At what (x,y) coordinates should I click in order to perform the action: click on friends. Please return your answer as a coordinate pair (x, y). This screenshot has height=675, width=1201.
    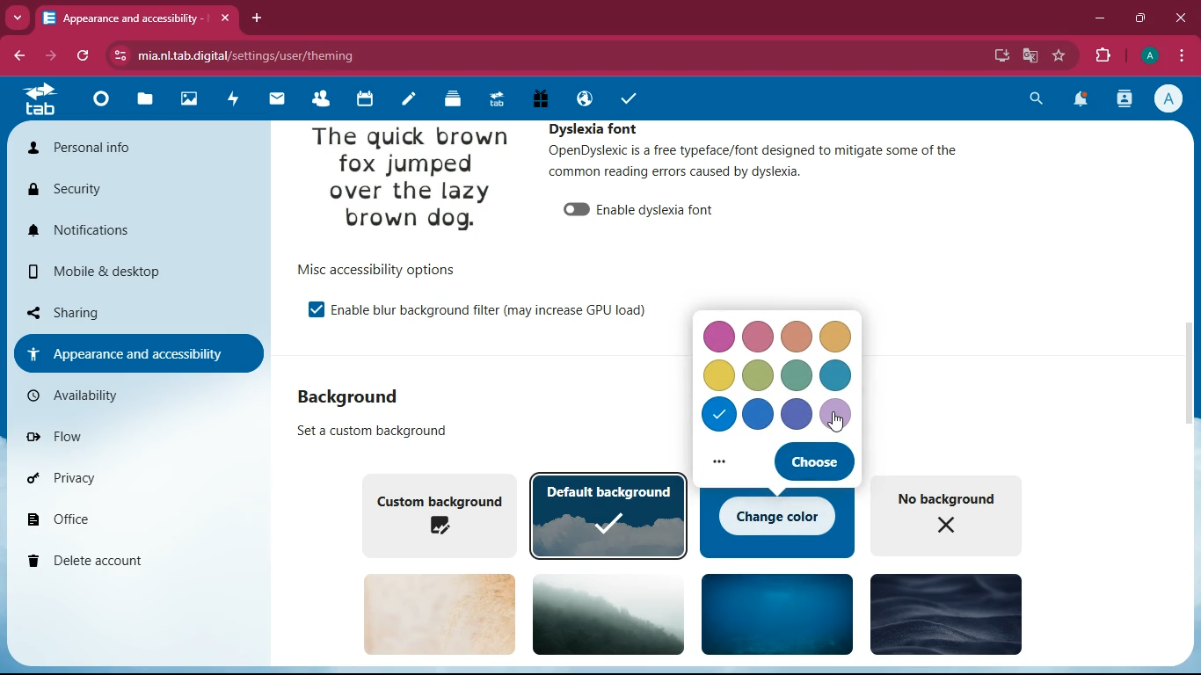
    Looking at the image, I should click on (317, 98).